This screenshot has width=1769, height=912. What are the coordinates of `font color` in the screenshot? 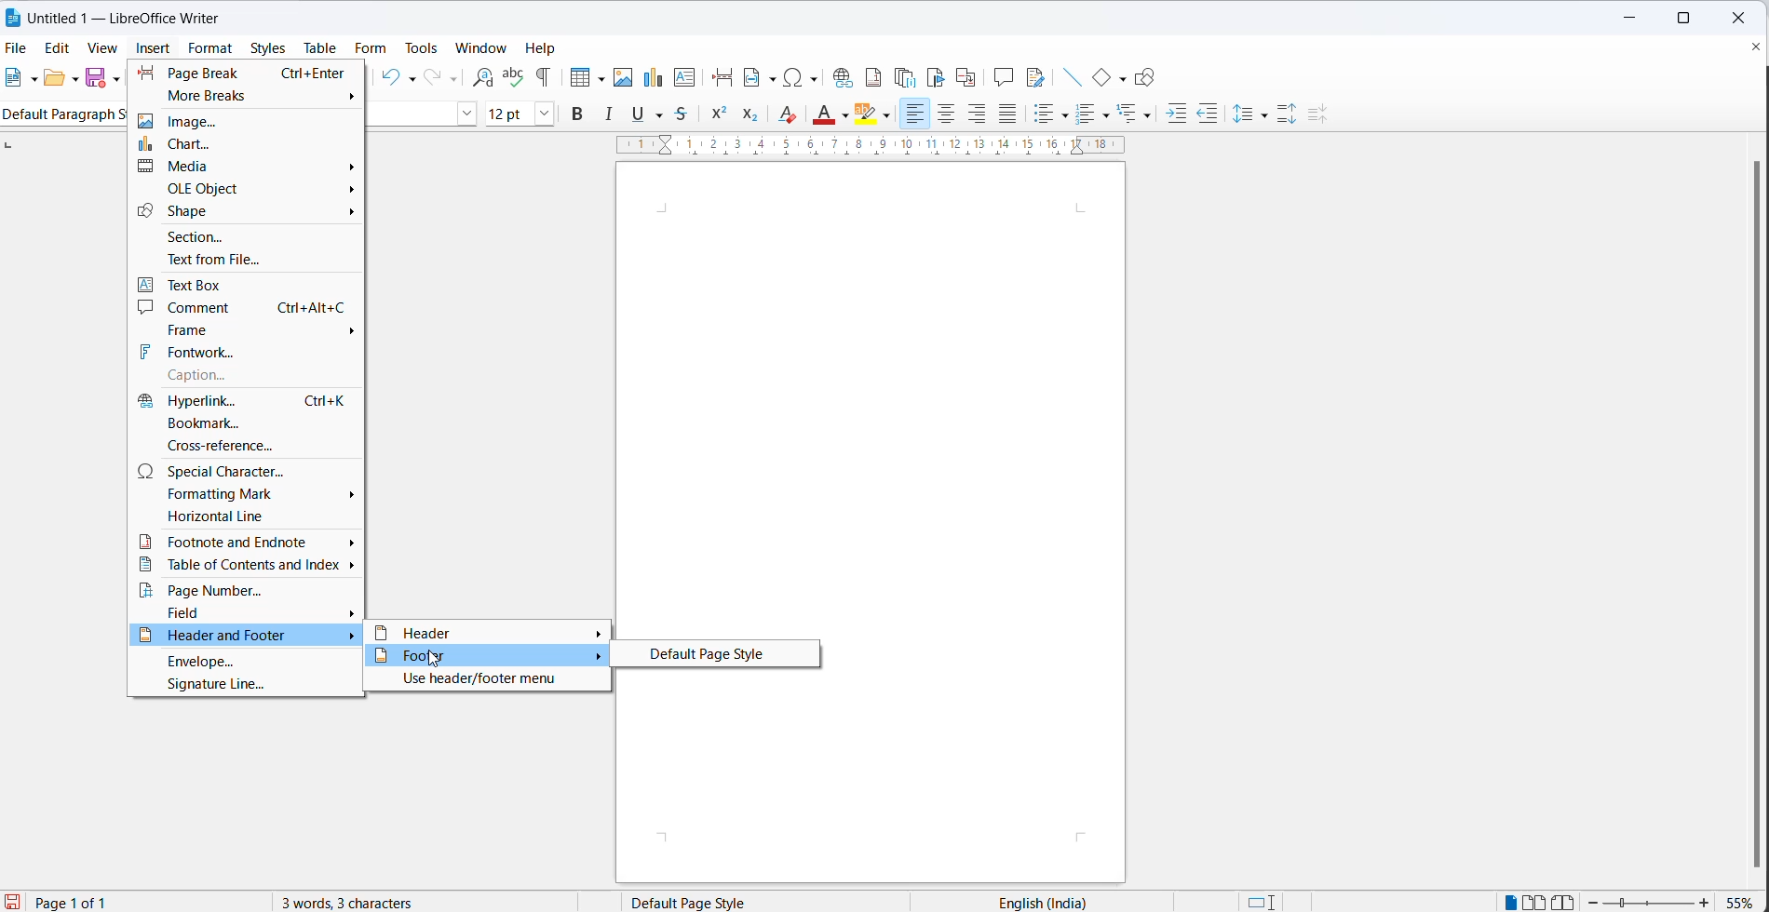 It's located at (824, 117).